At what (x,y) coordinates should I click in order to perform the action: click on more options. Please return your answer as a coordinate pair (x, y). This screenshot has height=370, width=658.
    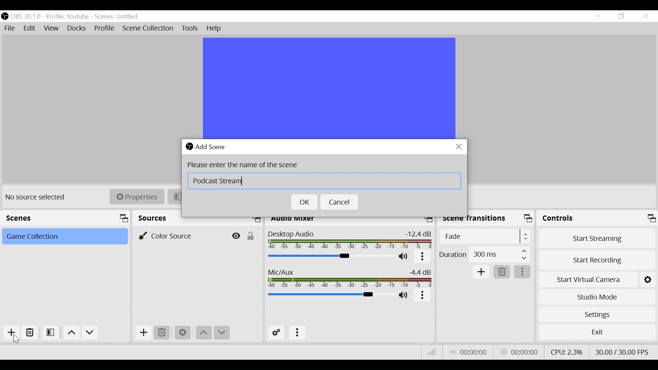
    Looking at the image, I should click on (423, 296).